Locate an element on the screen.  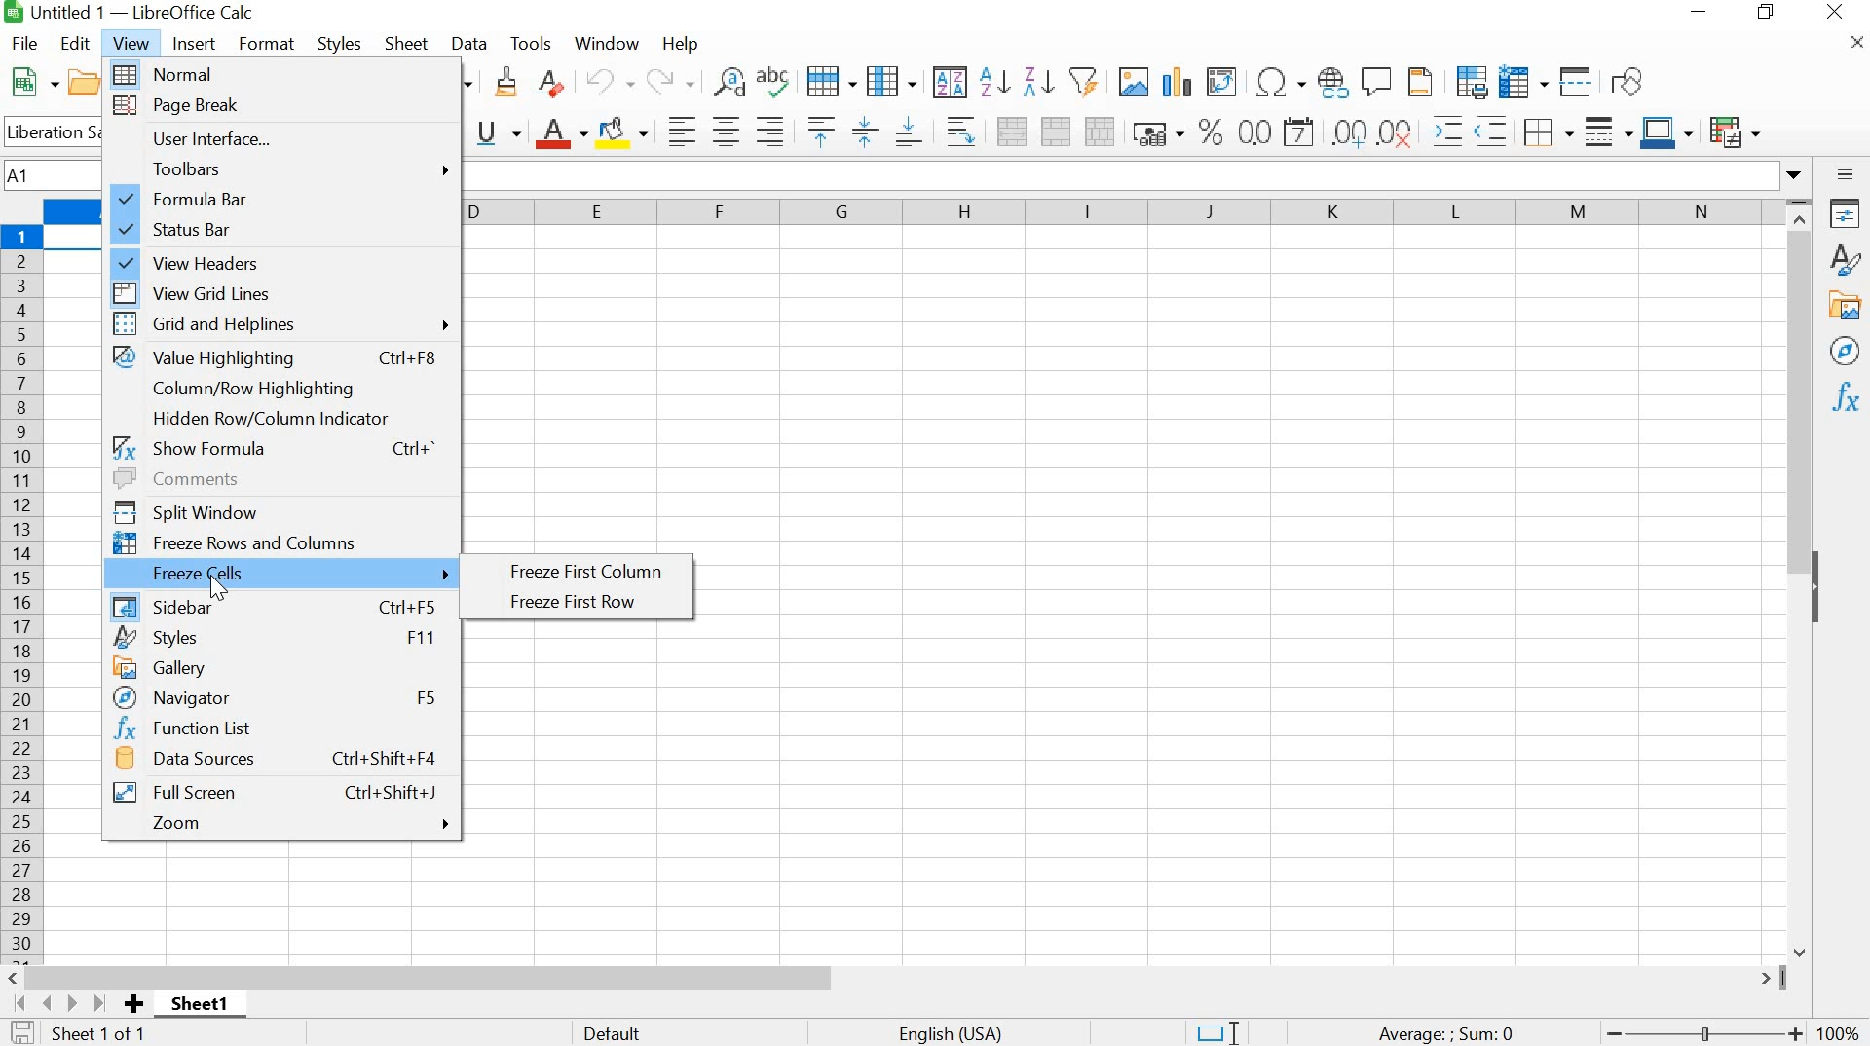
ALIGN RIGHT is located at coordinates (770, 131).